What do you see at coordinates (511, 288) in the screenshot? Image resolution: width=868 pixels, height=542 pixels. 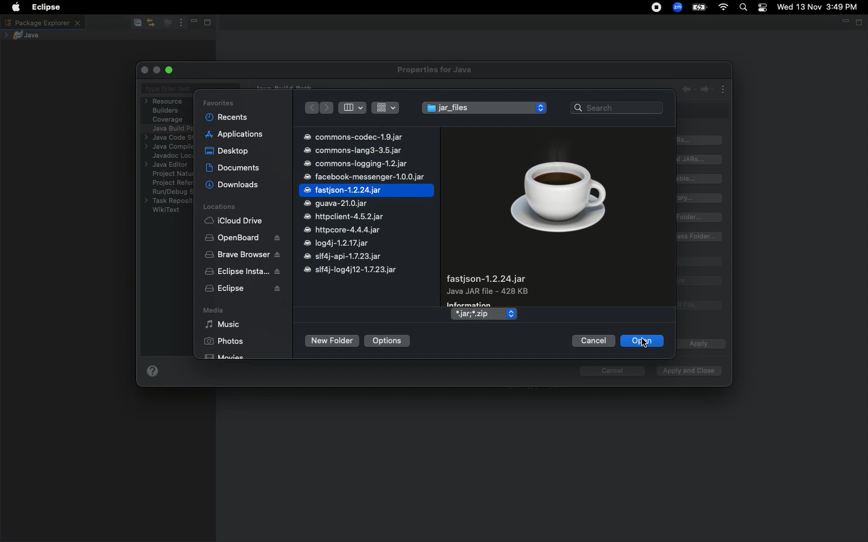 I see `facebook-messenger-1.0.0.jar Java JAR file - 69 KB Information` at bounding box center [511, 288].